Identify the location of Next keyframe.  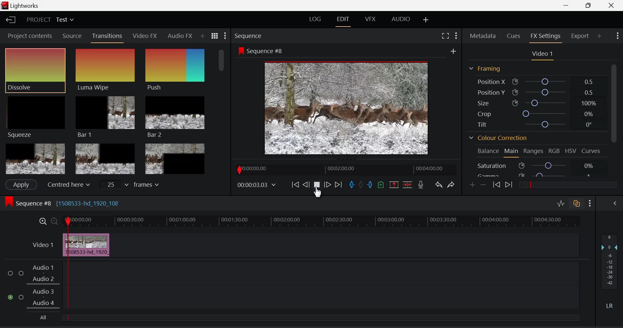
(508, 185).